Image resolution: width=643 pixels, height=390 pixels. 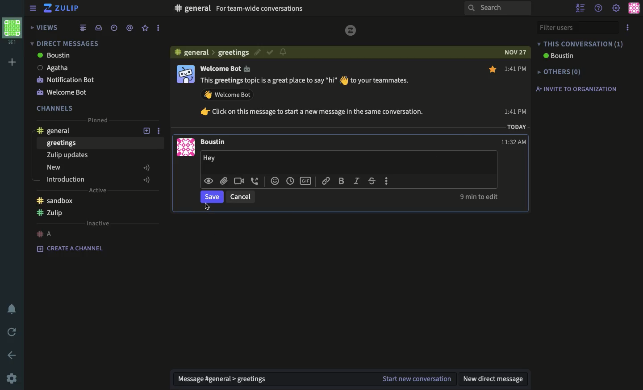 What do you see at coordinates (12, 379) in the screenshot?
I see `settings` at bounding box center [12, 379].